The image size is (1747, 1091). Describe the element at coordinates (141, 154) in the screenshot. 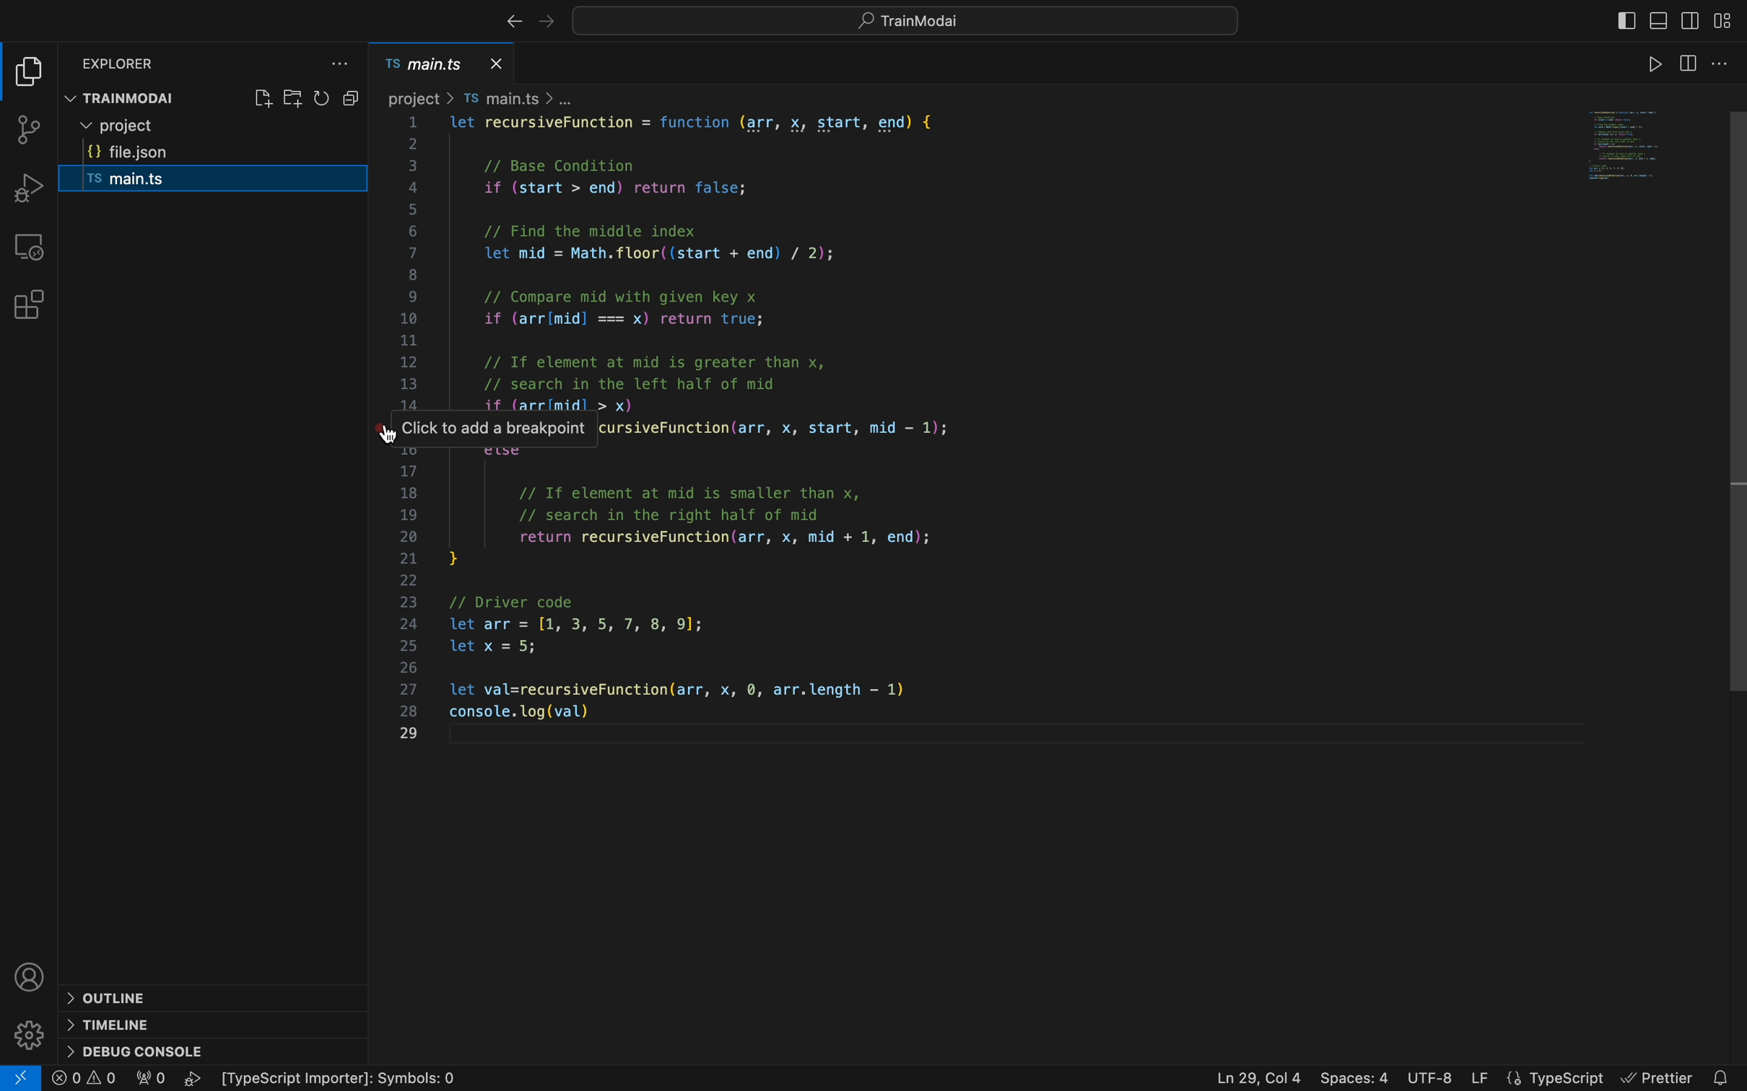

I see `filejson` at that location.